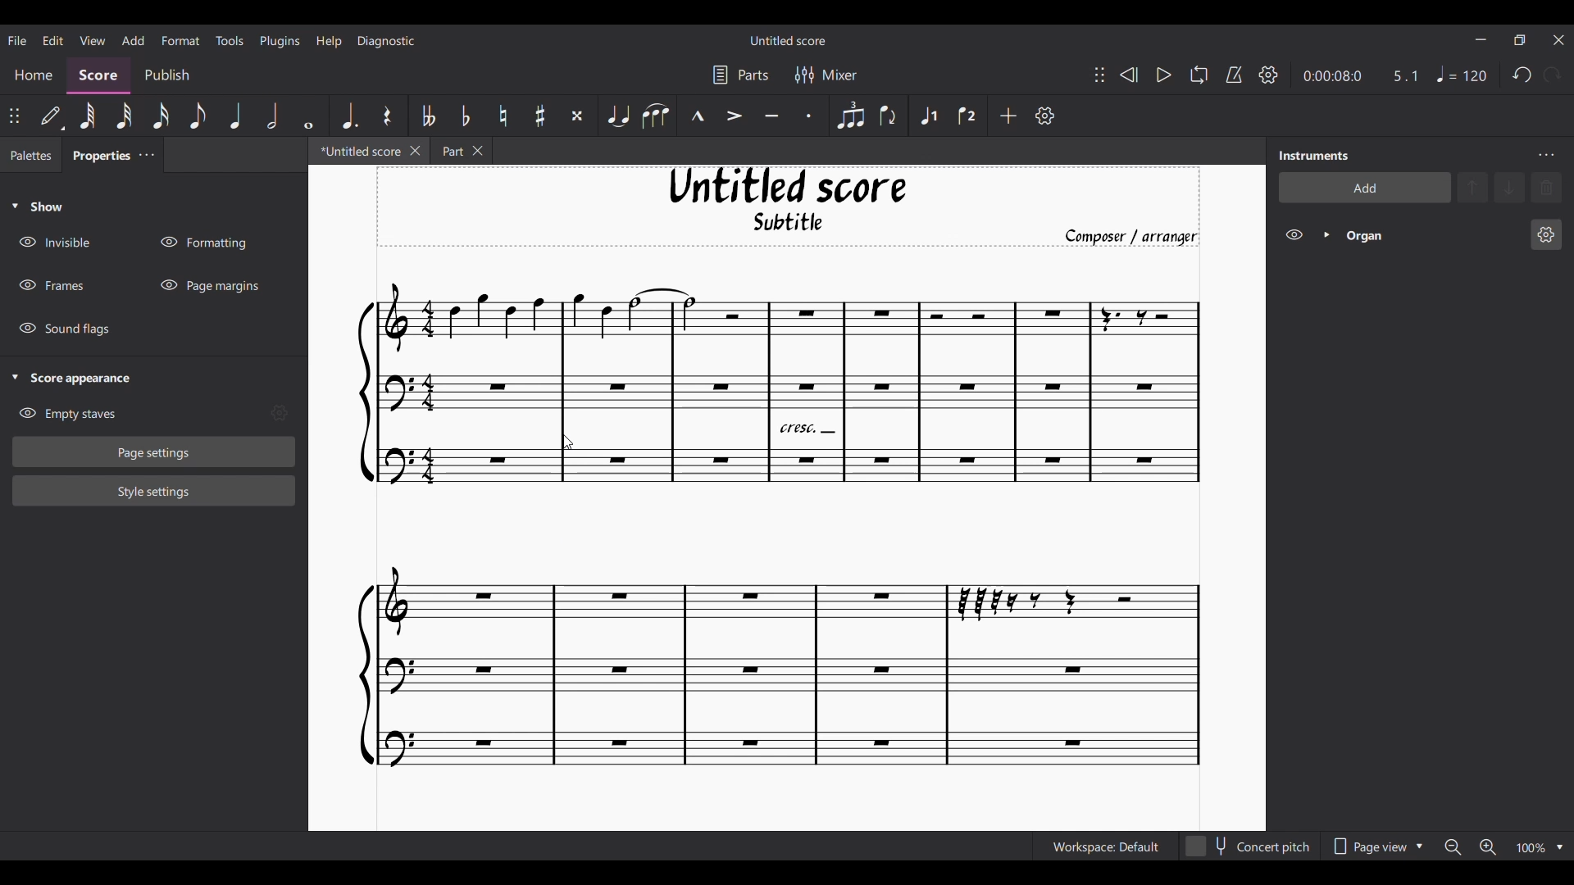  Describe the element at coordinates (425, 116) in the screenshot. I see `Toggle double flat` at that location.